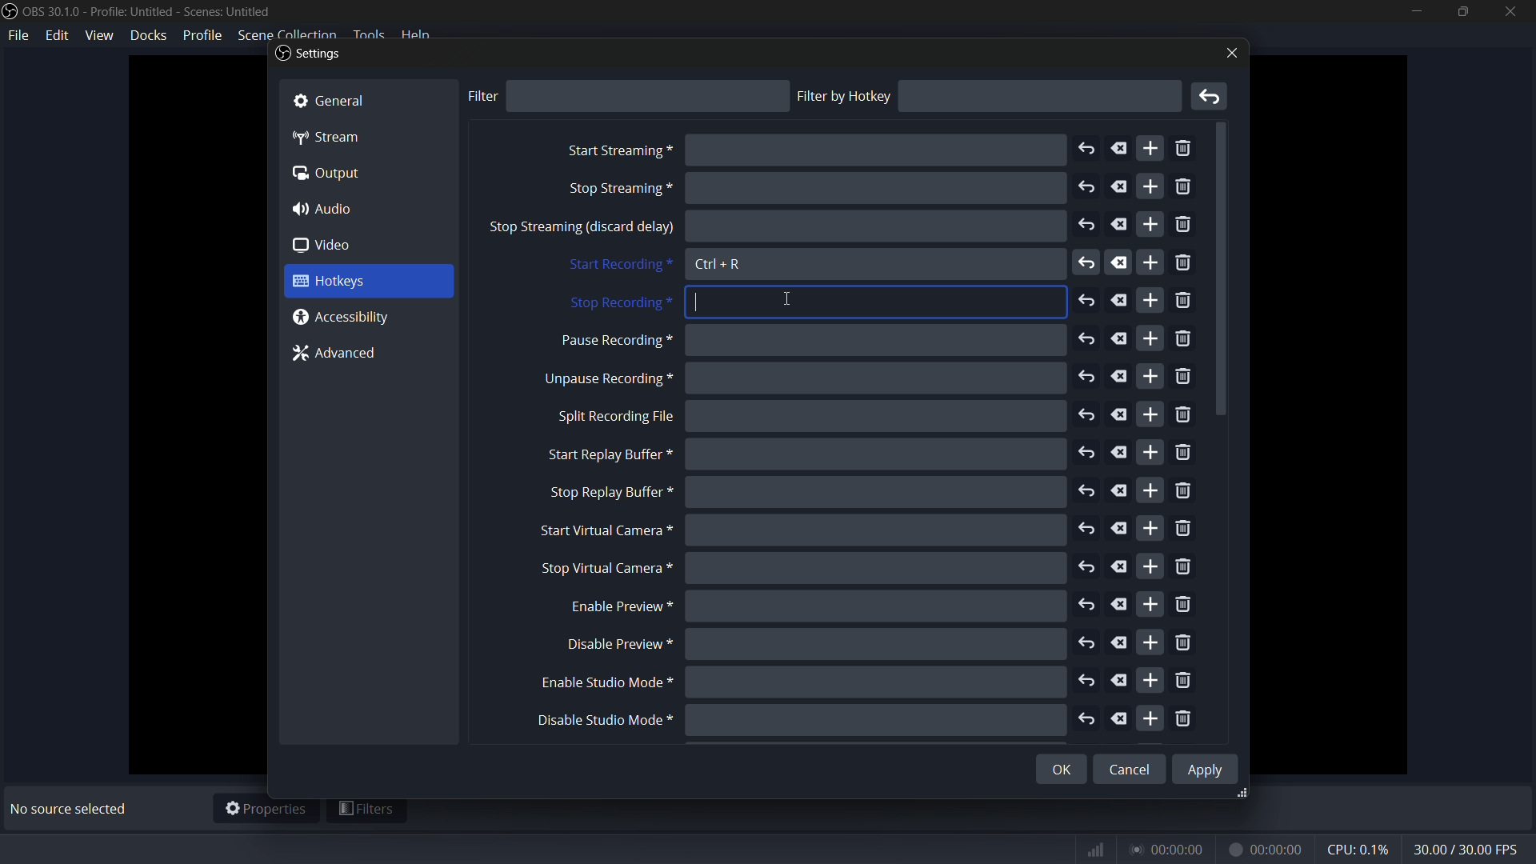 This screenshot has height=864, width=1536. I want to click on remove, so click(1184, 265).